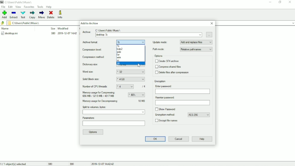 The image size is (295, 166). Describe the element at coordinates (18, 7) in the screenshot. I see `View` at that location.